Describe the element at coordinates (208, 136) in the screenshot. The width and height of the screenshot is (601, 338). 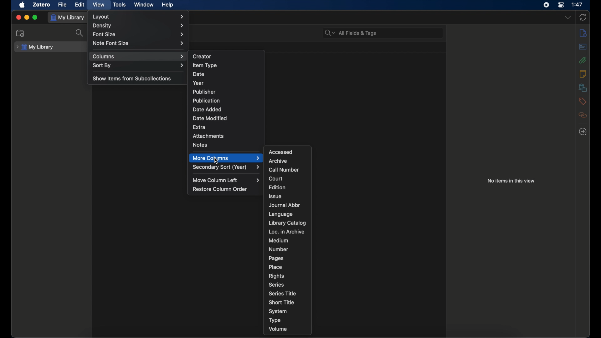
I see `attachments` at that location.